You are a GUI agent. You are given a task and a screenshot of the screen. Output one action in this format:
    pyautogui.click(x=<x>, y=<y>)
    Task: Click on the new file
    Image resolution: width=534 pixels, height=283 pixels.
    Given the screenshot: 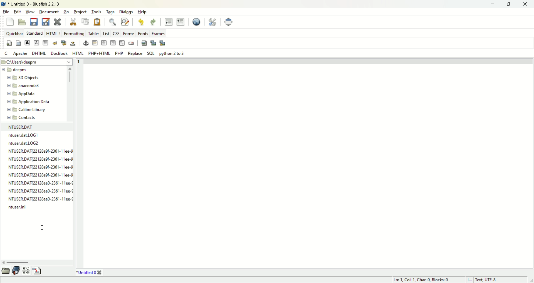 What is the action you would take?
    pyautogui.click(x=9, y=22)
    